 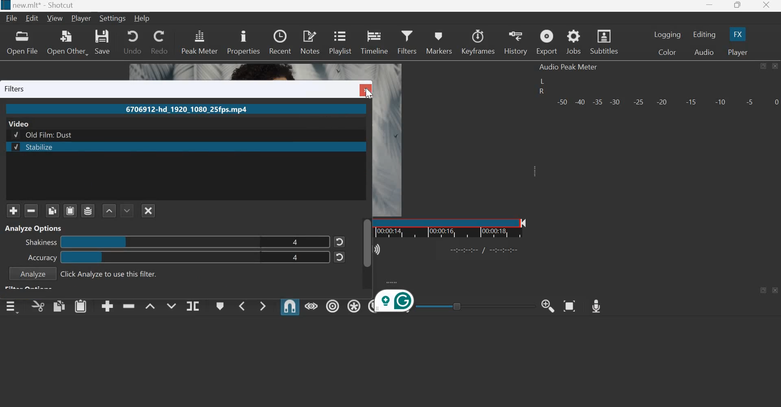 I want to click on Video, so click(x=20, y=123).